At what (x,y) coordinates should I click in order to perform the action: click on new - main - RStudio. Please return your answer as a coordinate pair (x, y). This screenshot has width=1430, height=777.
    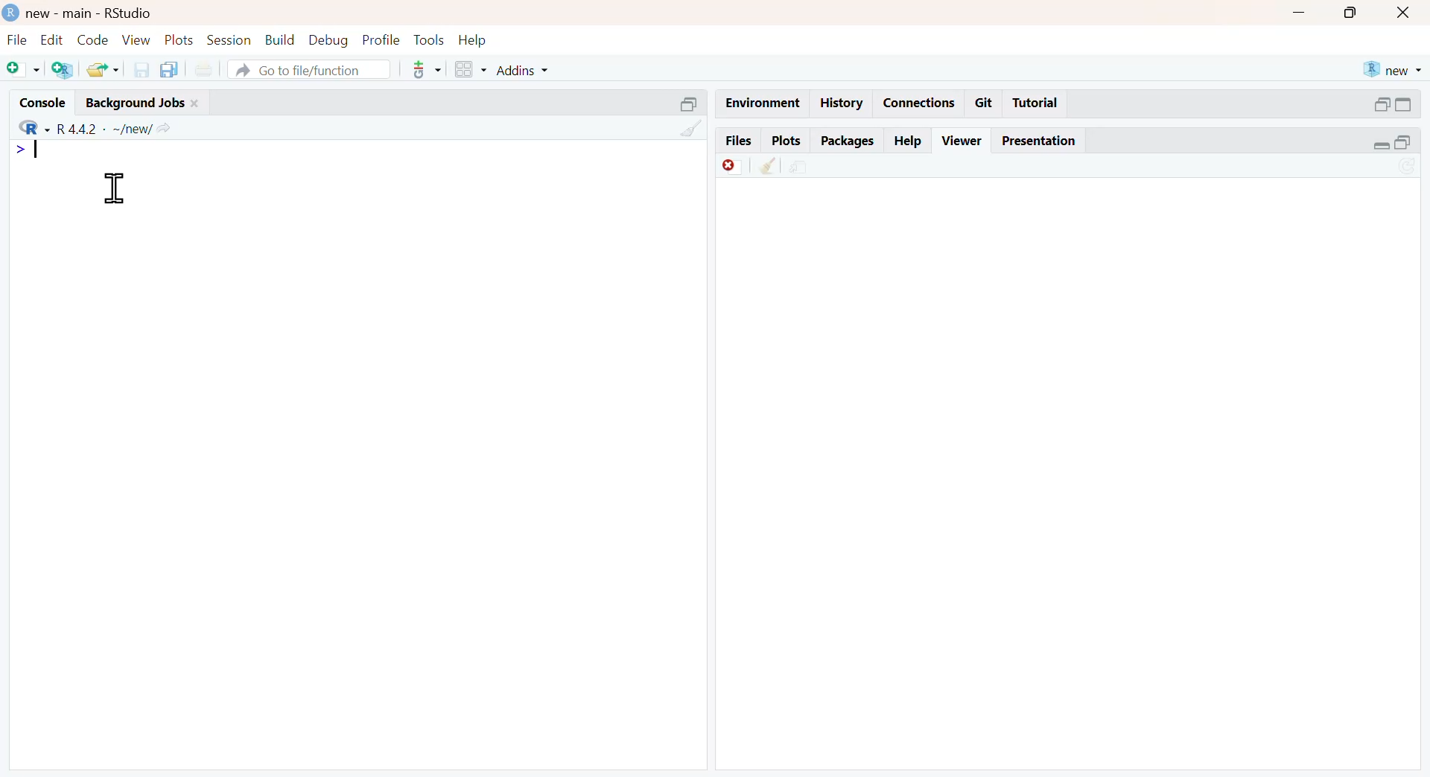
    Looking at the image, I should click on (89, 14).